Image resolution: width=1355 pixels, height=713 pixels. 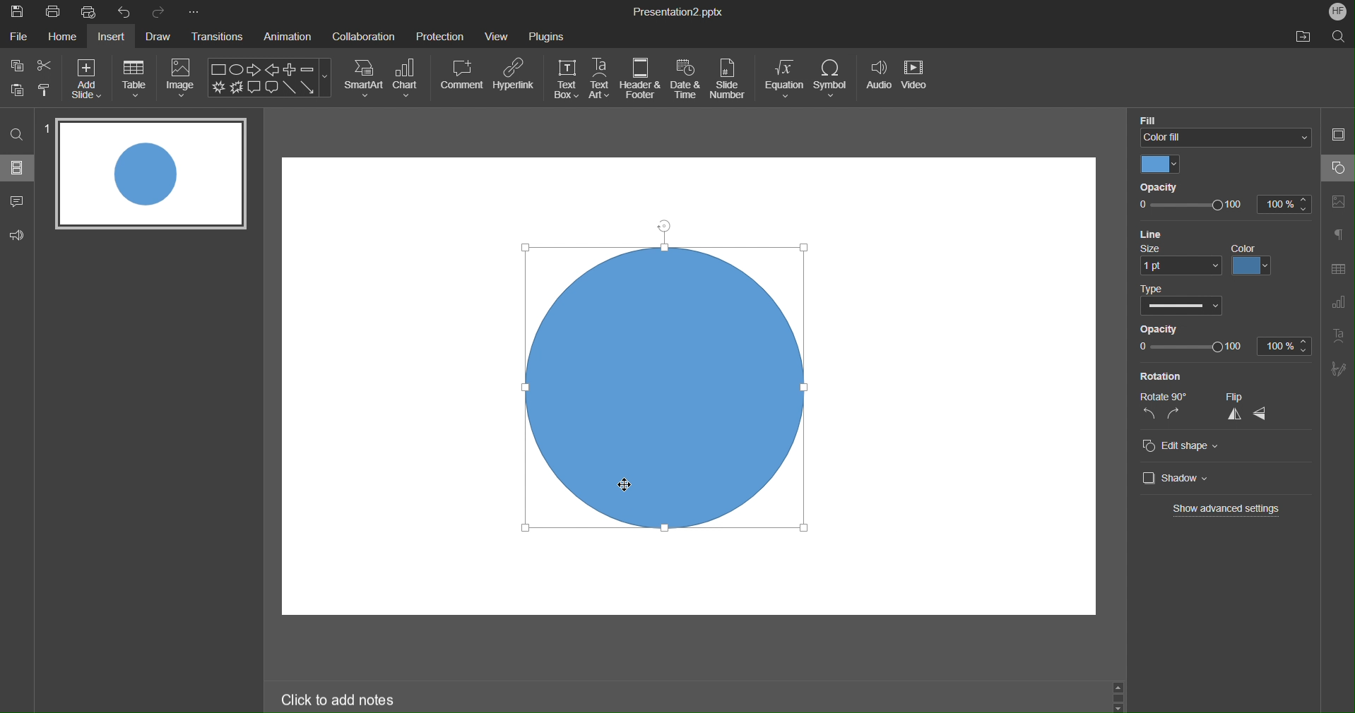 I want to click on workspace, so click(x=798, y=587).